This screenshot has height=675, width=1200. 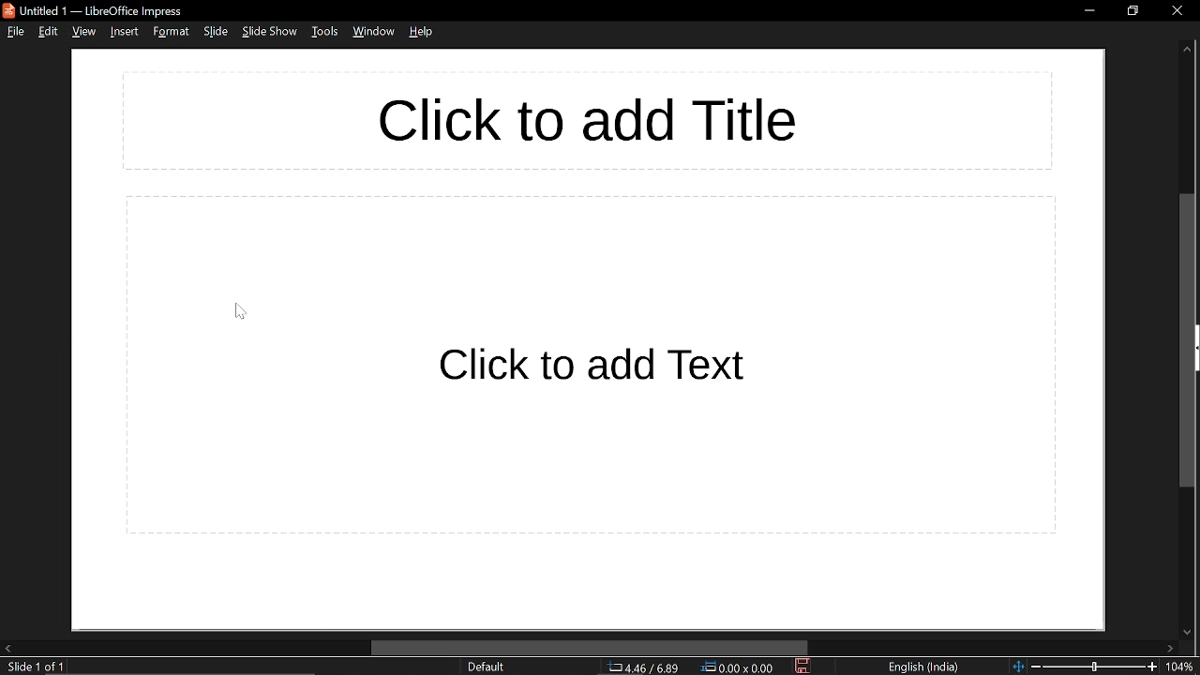 I want to click on space for text, so click(x=596, y=367).